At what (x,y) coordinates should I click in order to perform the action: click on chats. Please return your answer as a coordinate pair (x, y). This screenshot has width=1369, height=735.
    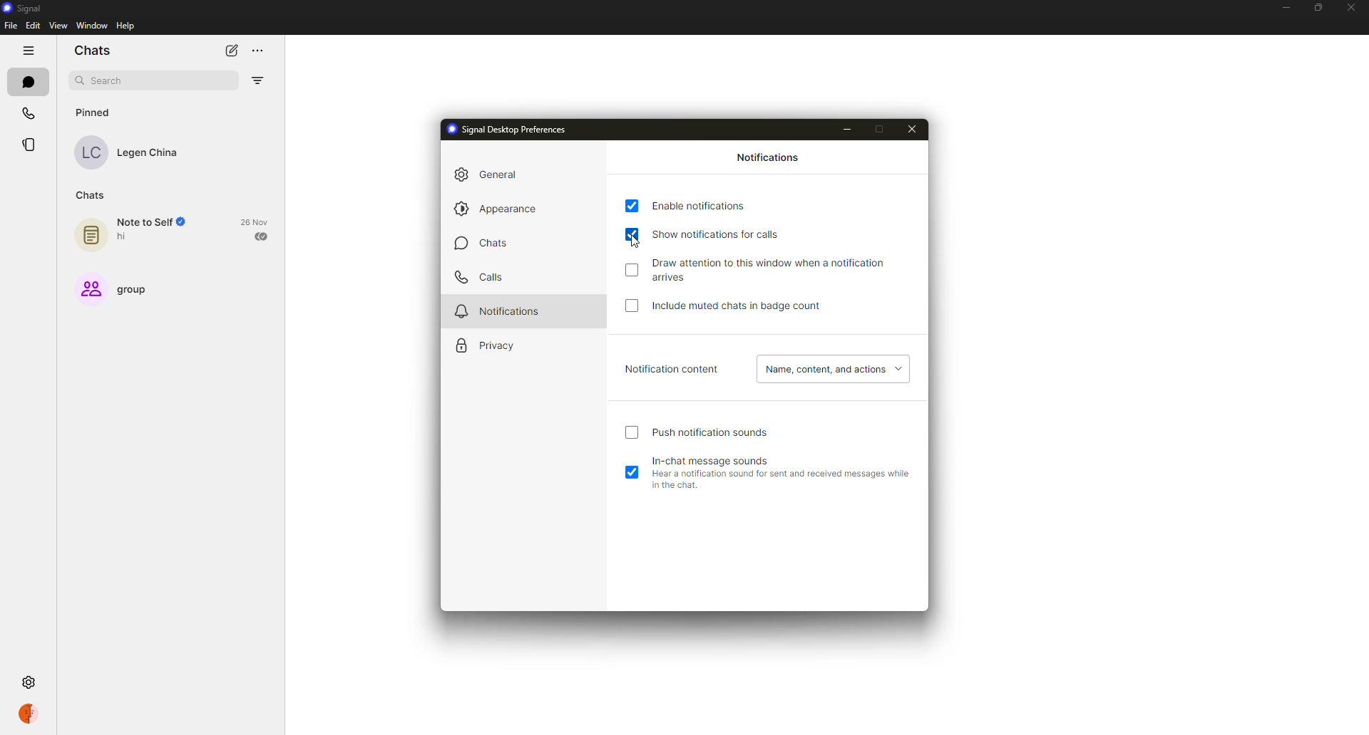
    Looking at the image, I should click on (93, 194).